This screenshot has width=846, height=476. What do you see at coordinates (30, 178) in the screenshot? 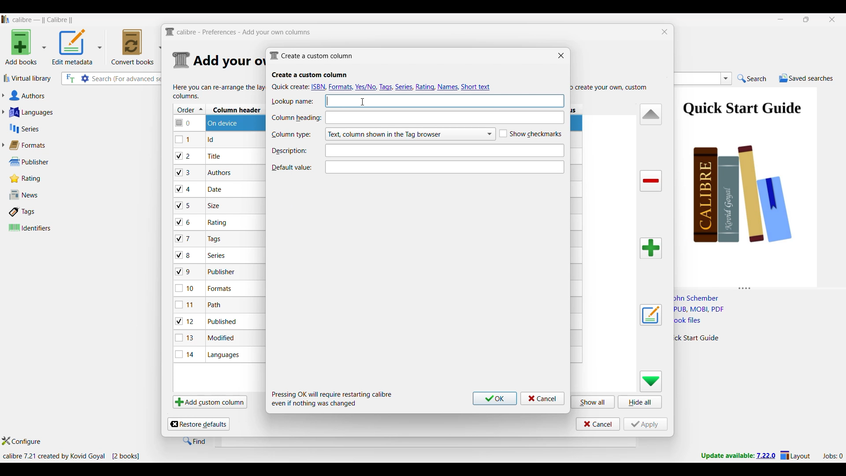
I see `Rating` at bounding box center [30, 178].